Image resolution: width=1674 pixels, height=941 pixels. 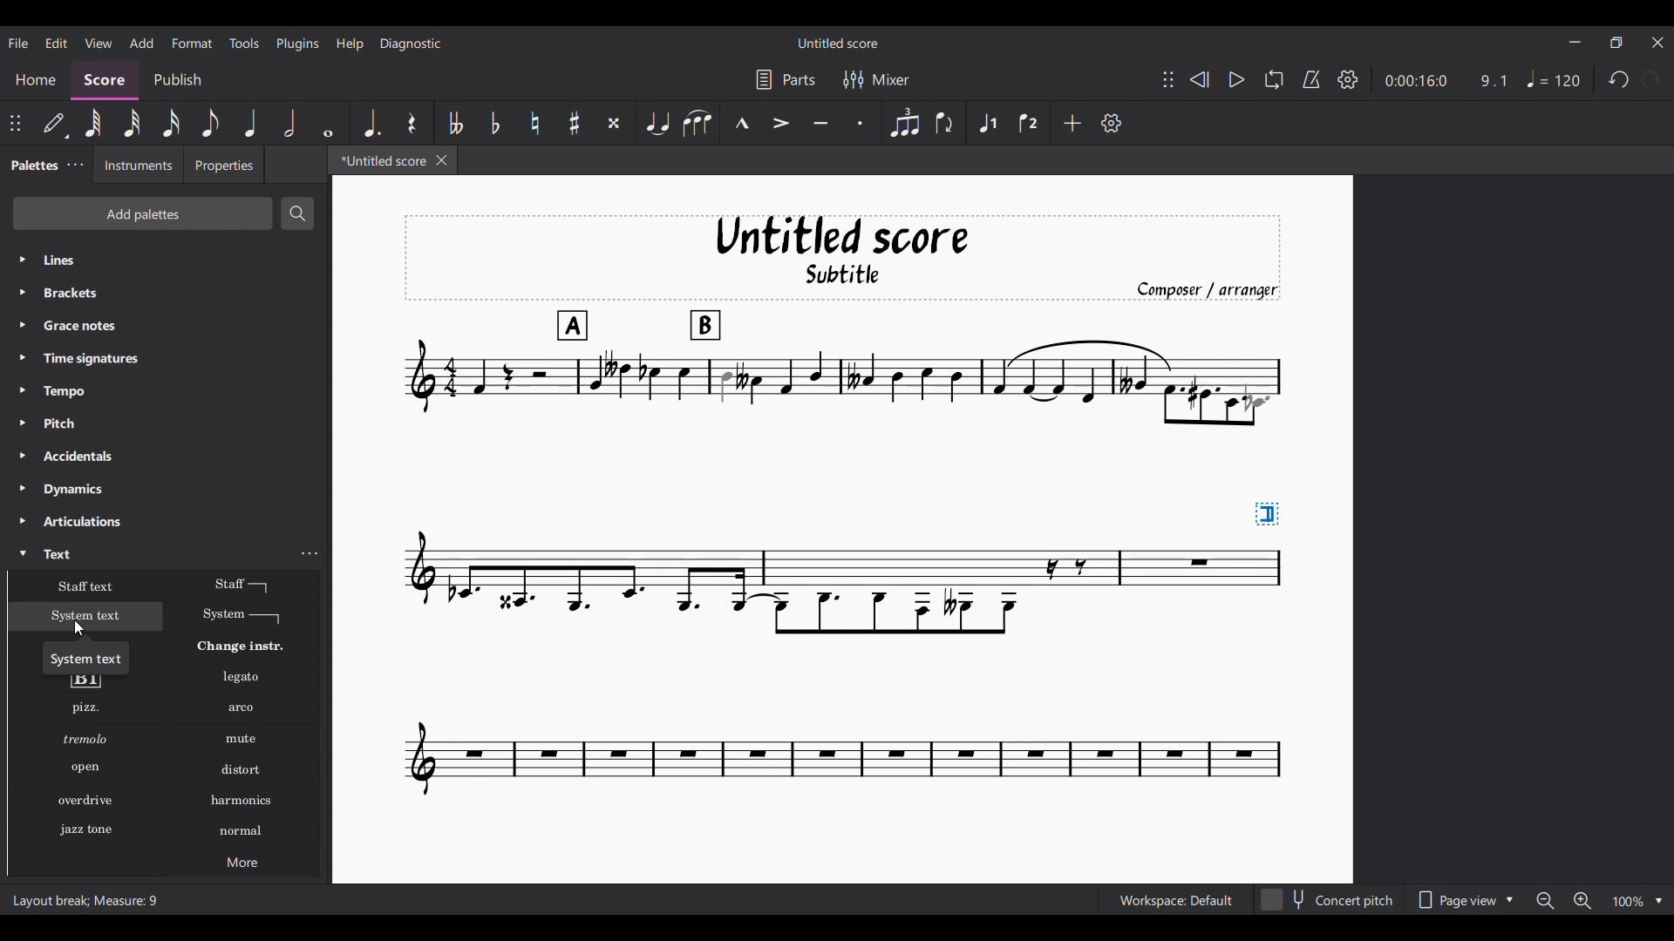 What do you see at coordinates (1493, 80) in the screenshot?
I see `9.1` at bounding box center [1493, 80].